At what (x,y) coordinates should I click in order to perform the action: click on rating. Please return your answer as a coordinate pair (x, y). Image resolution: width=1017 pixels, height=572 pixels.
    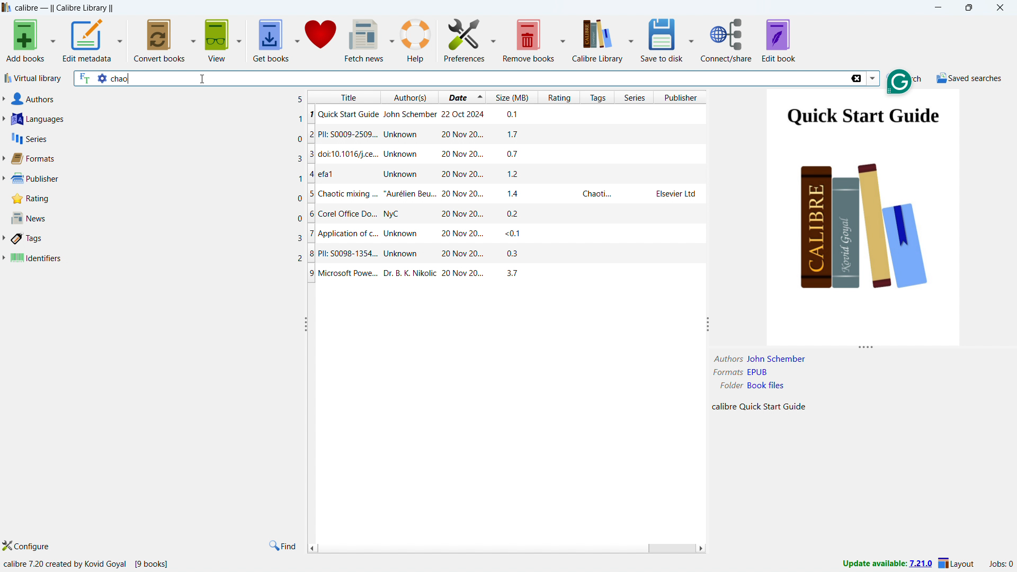
    Looking at the image, I should click on (157, 198).